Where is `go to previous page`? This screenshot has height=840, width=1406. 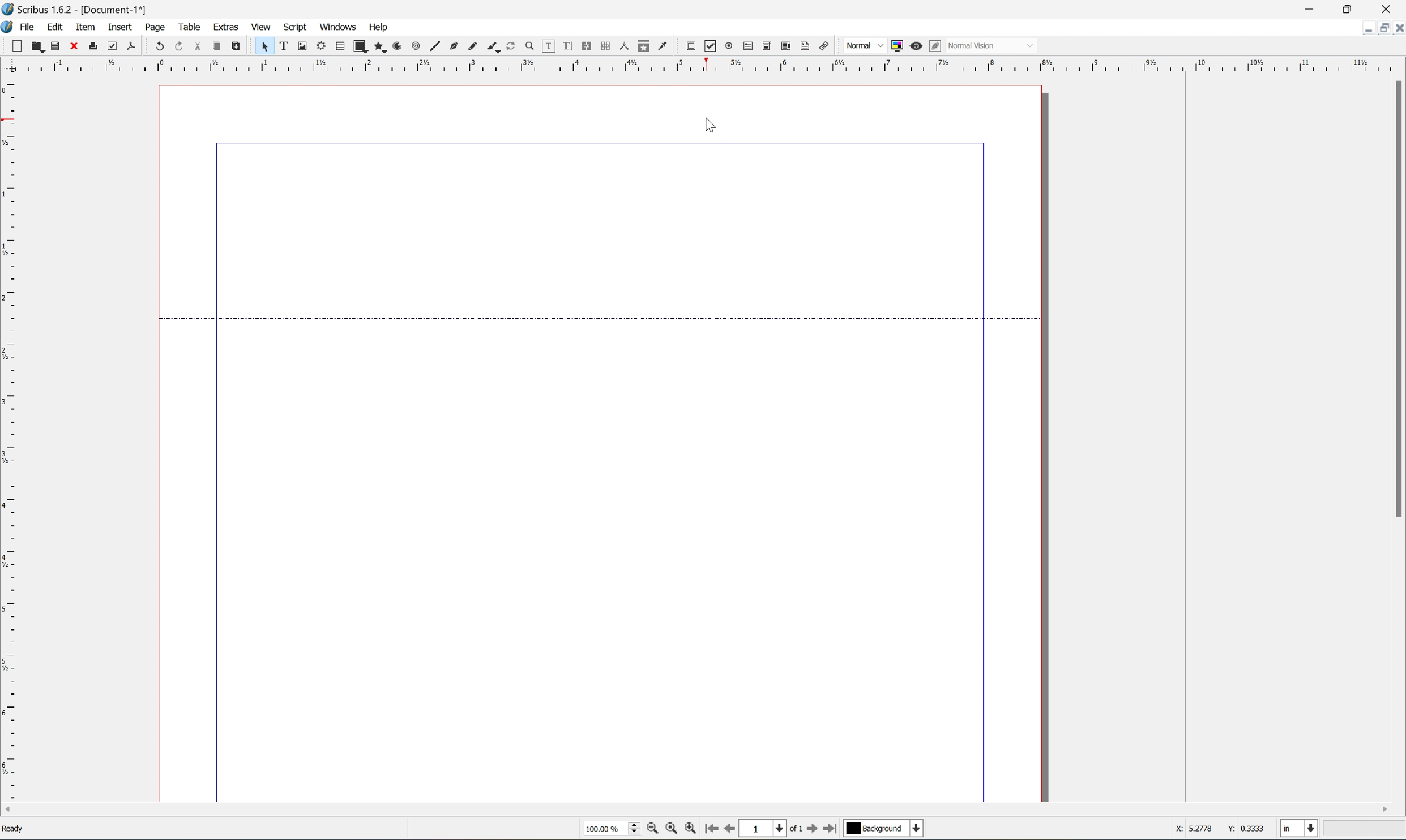
go to previous page is located at coordinates (727, 830).